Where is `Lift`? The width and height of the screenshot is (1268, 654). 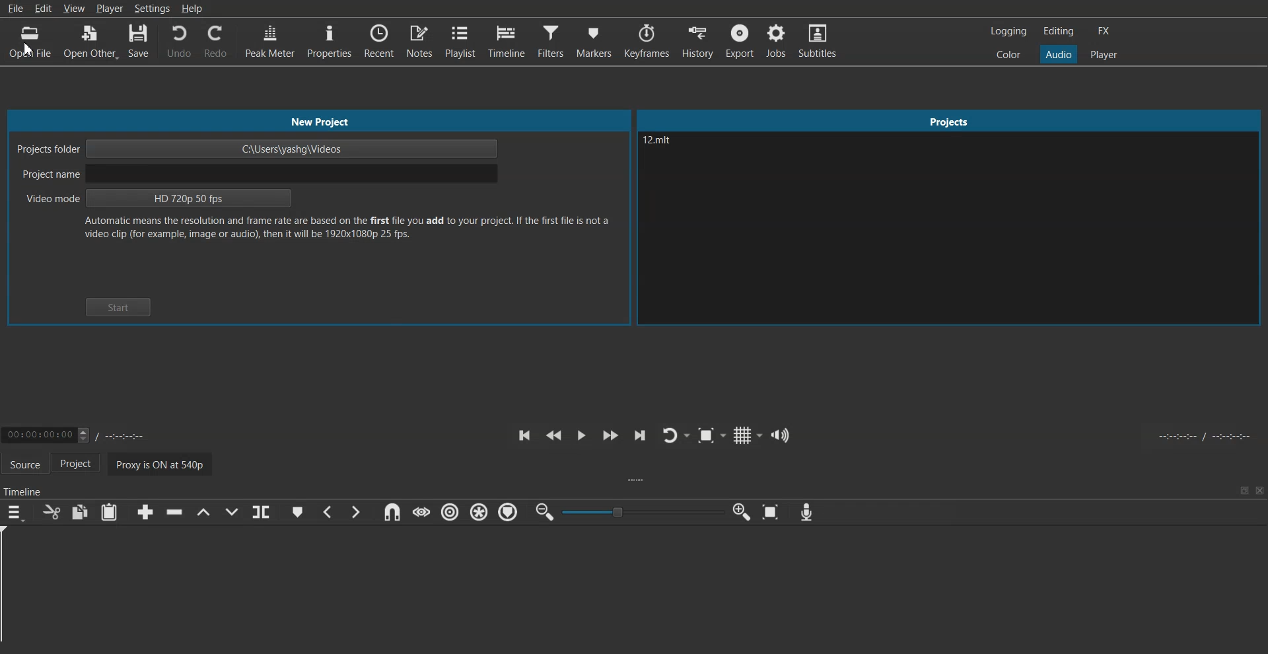
Lift is located at coordinates (203, 512).